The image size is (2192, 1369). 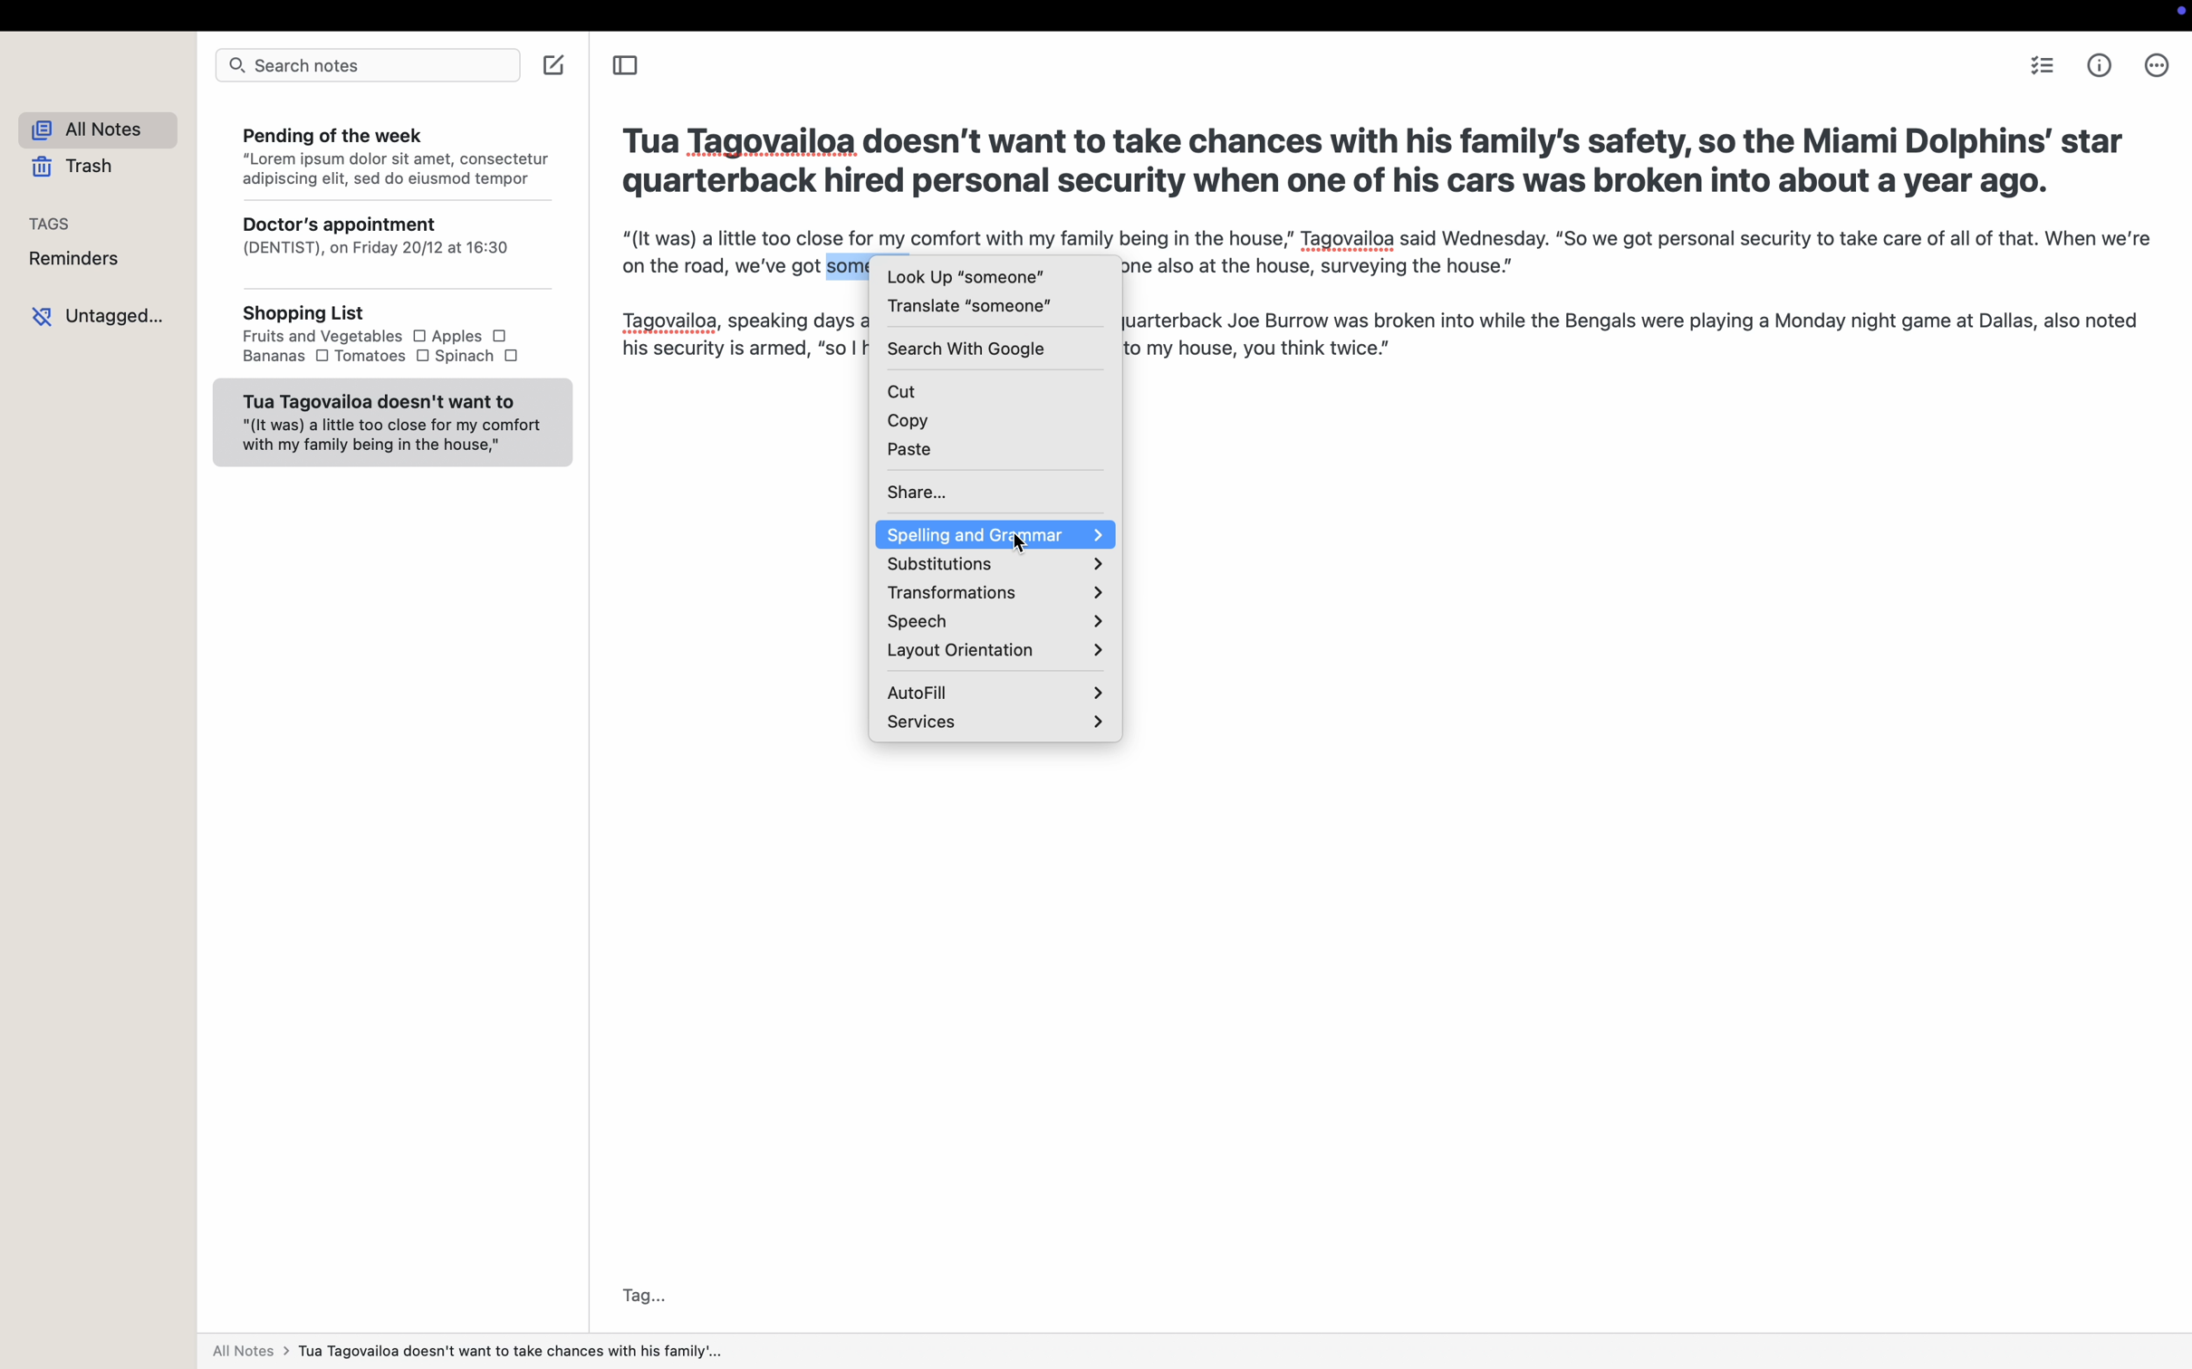 What do you see at coordinates (554, 66) in the screenshot?
I see `create note` at bounding box center [554, 66].